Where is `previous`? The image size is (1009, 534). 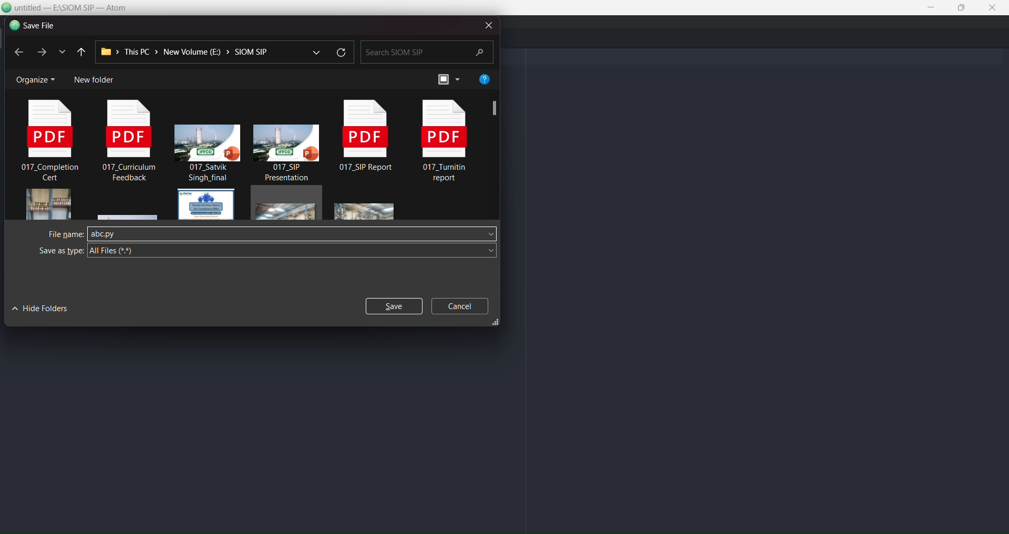 previous is located at coordinates (18, 52).